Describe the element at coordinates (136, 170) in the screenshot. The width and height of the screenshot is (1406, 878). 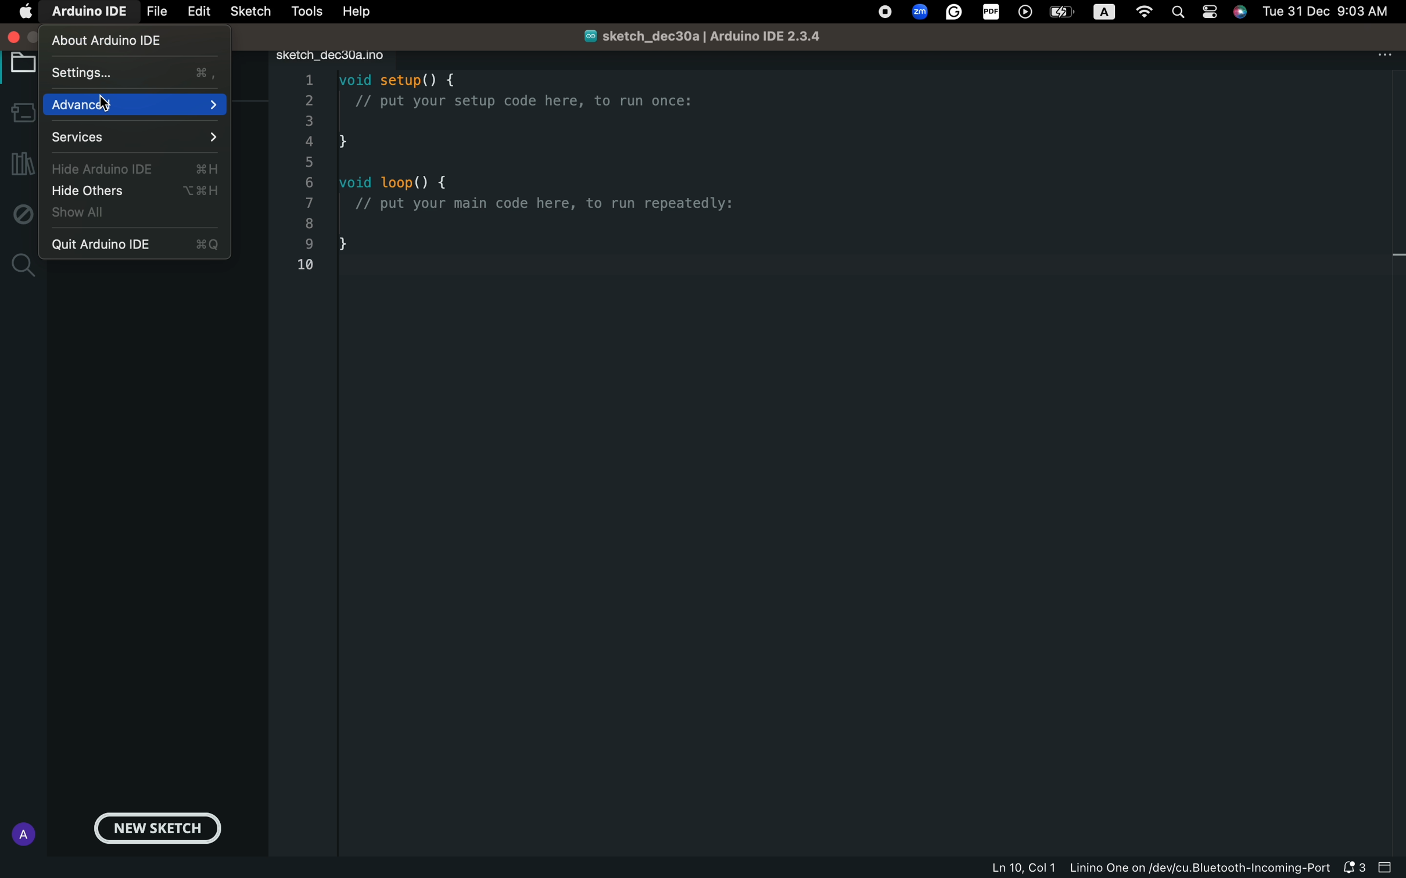
I see `Hide ` at that location.